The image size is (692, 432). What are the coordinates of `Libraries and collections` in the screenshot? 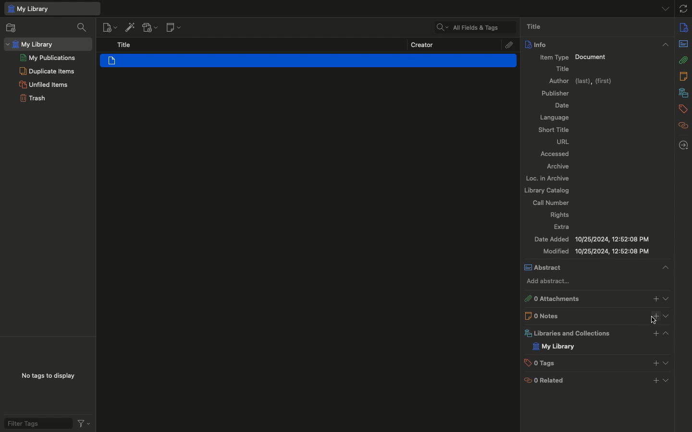 It's located at (566, 333).